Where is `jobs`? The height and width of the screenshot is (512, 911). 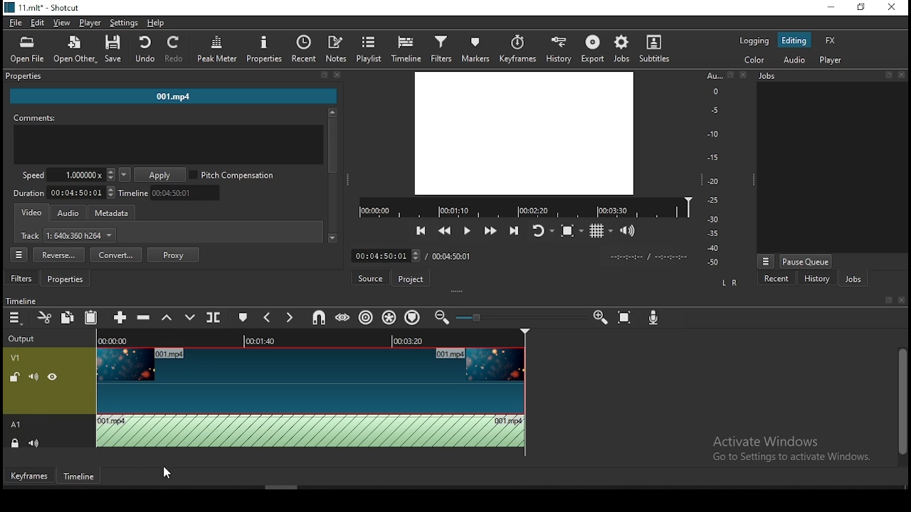
jobs is located at coordinates (832, 75).